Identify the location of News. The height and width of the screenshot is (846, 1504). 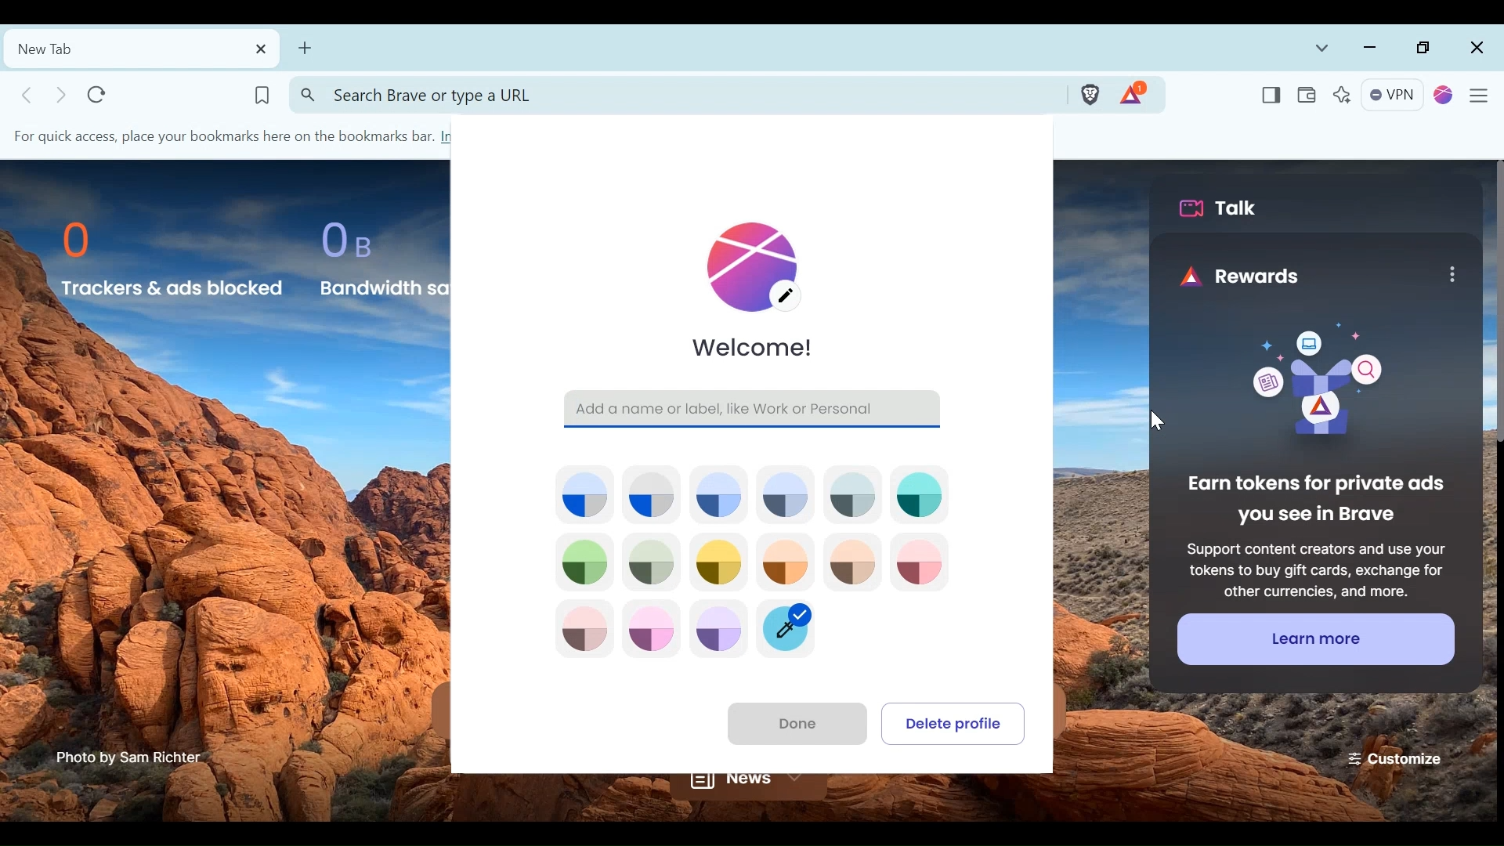
(747, 787).